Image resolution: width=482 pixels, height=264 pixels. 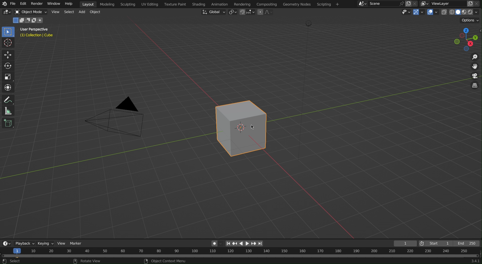 I want to click on Object 1, so click(x=28, y=19).